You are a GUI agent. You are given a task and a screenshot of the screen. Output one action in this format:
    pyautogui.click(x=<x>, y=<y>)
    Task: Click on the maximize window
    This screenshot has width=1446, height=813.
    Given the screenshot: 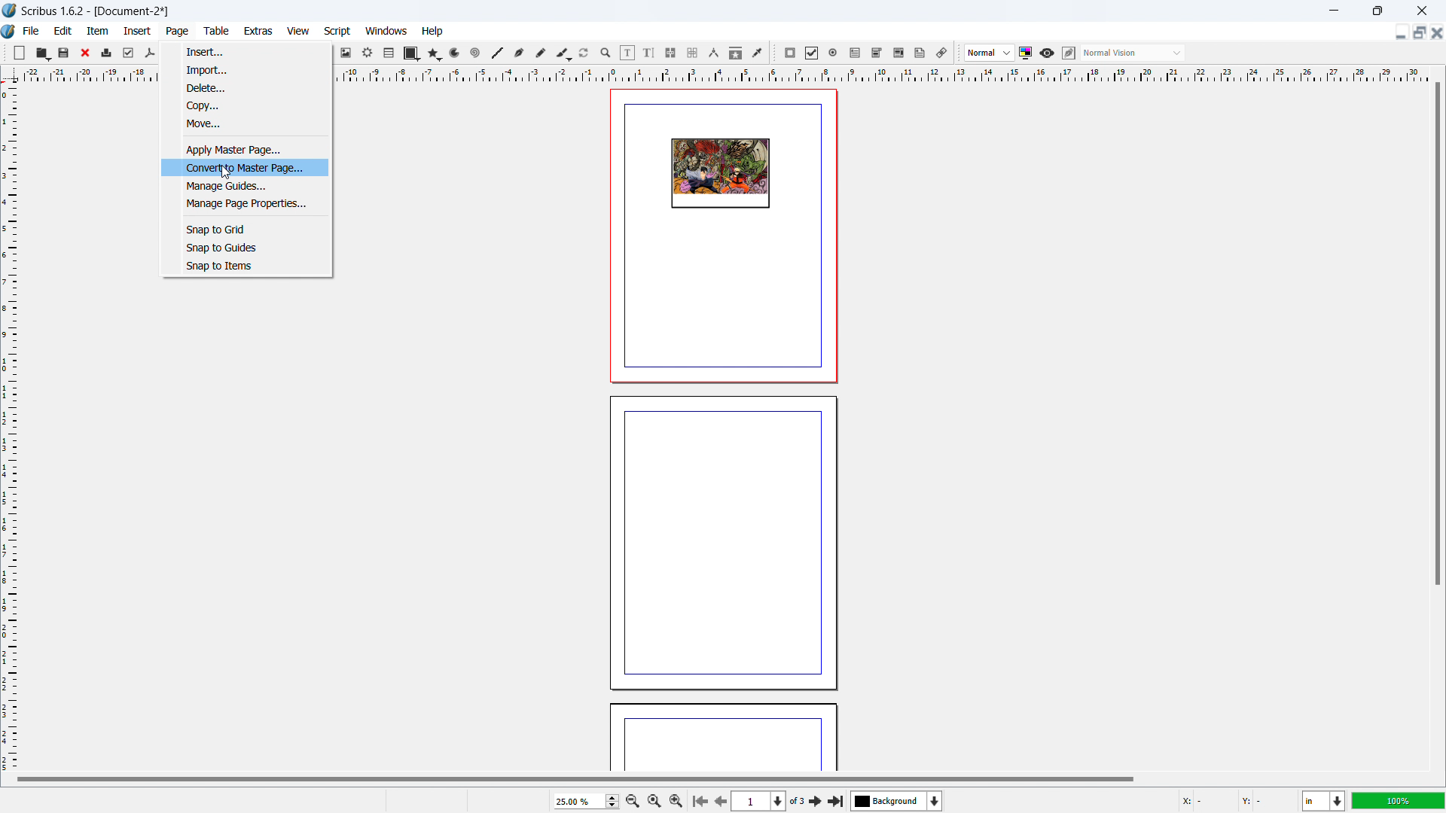 What is the action you would take?
    pyautogui.click(x=1376, y=11)
    